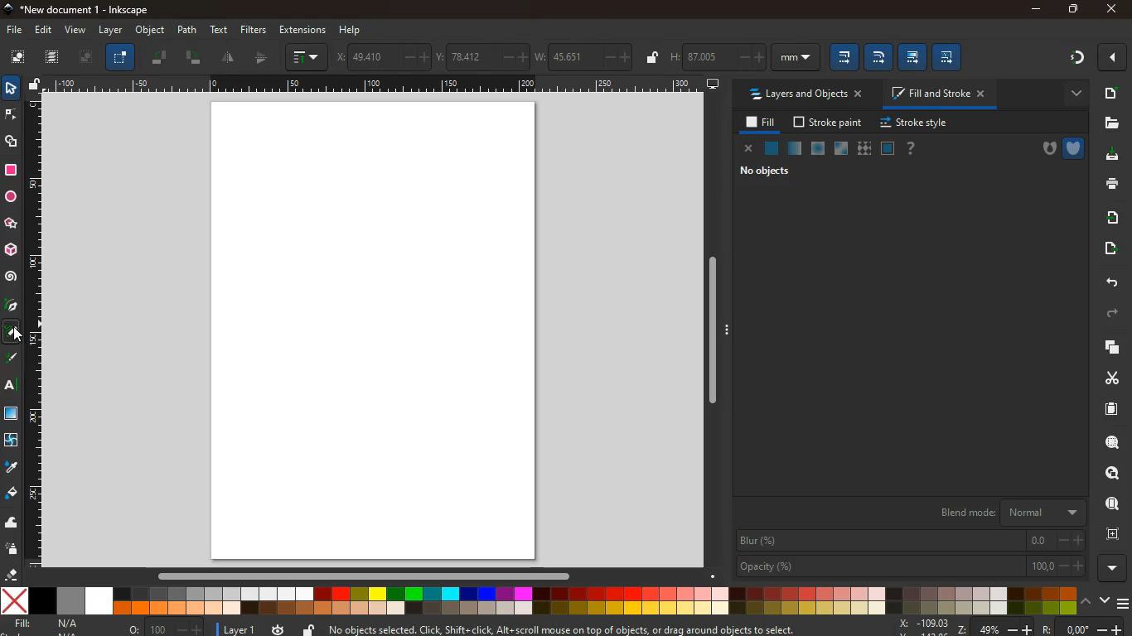  What do you see at coordinates (941, 93) in the screenshot?
I see `fill and stroke` at bounding box center [941, 93].